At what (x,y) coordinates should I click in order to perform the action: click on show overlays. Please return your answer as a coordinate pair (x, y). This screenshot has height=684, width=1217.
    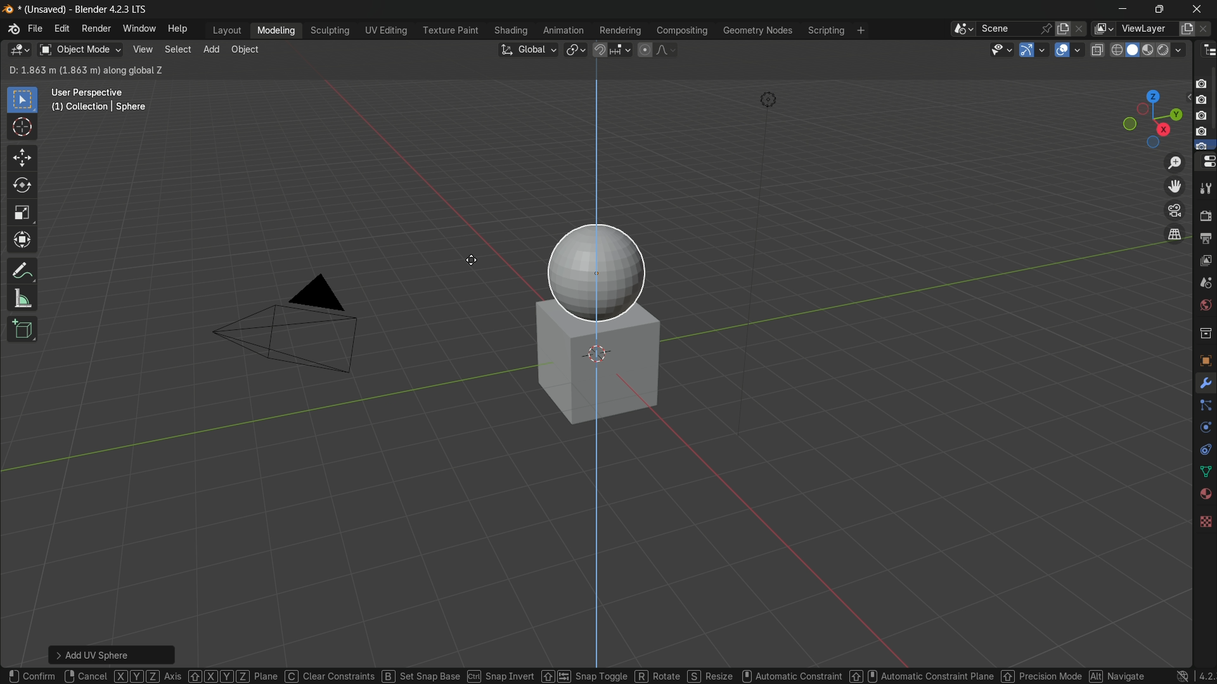
    Looking at the image, I should click on (1079, 50).